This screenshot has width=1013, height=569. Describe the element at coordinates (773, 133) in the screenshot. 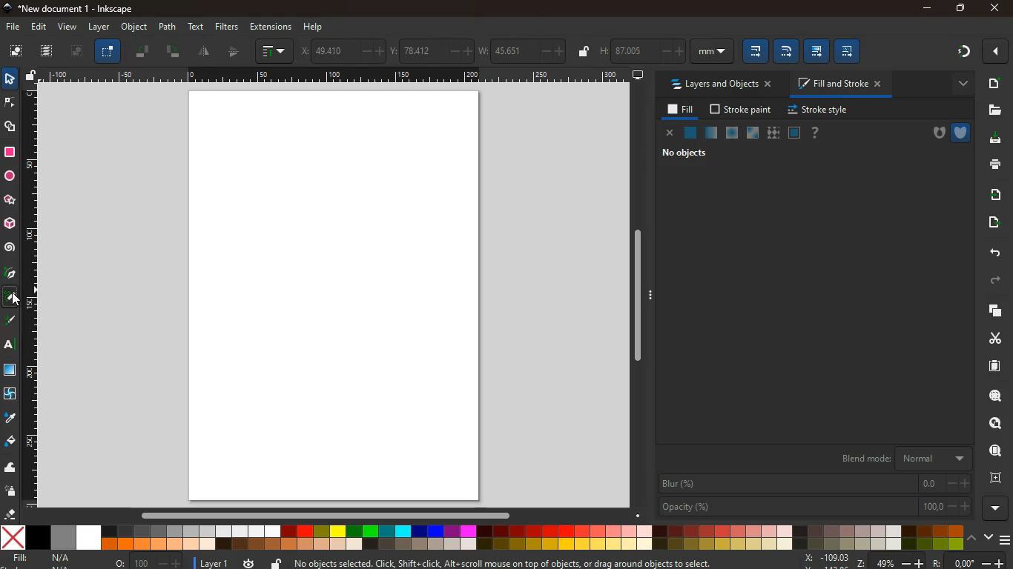

I see `texture` at that location.